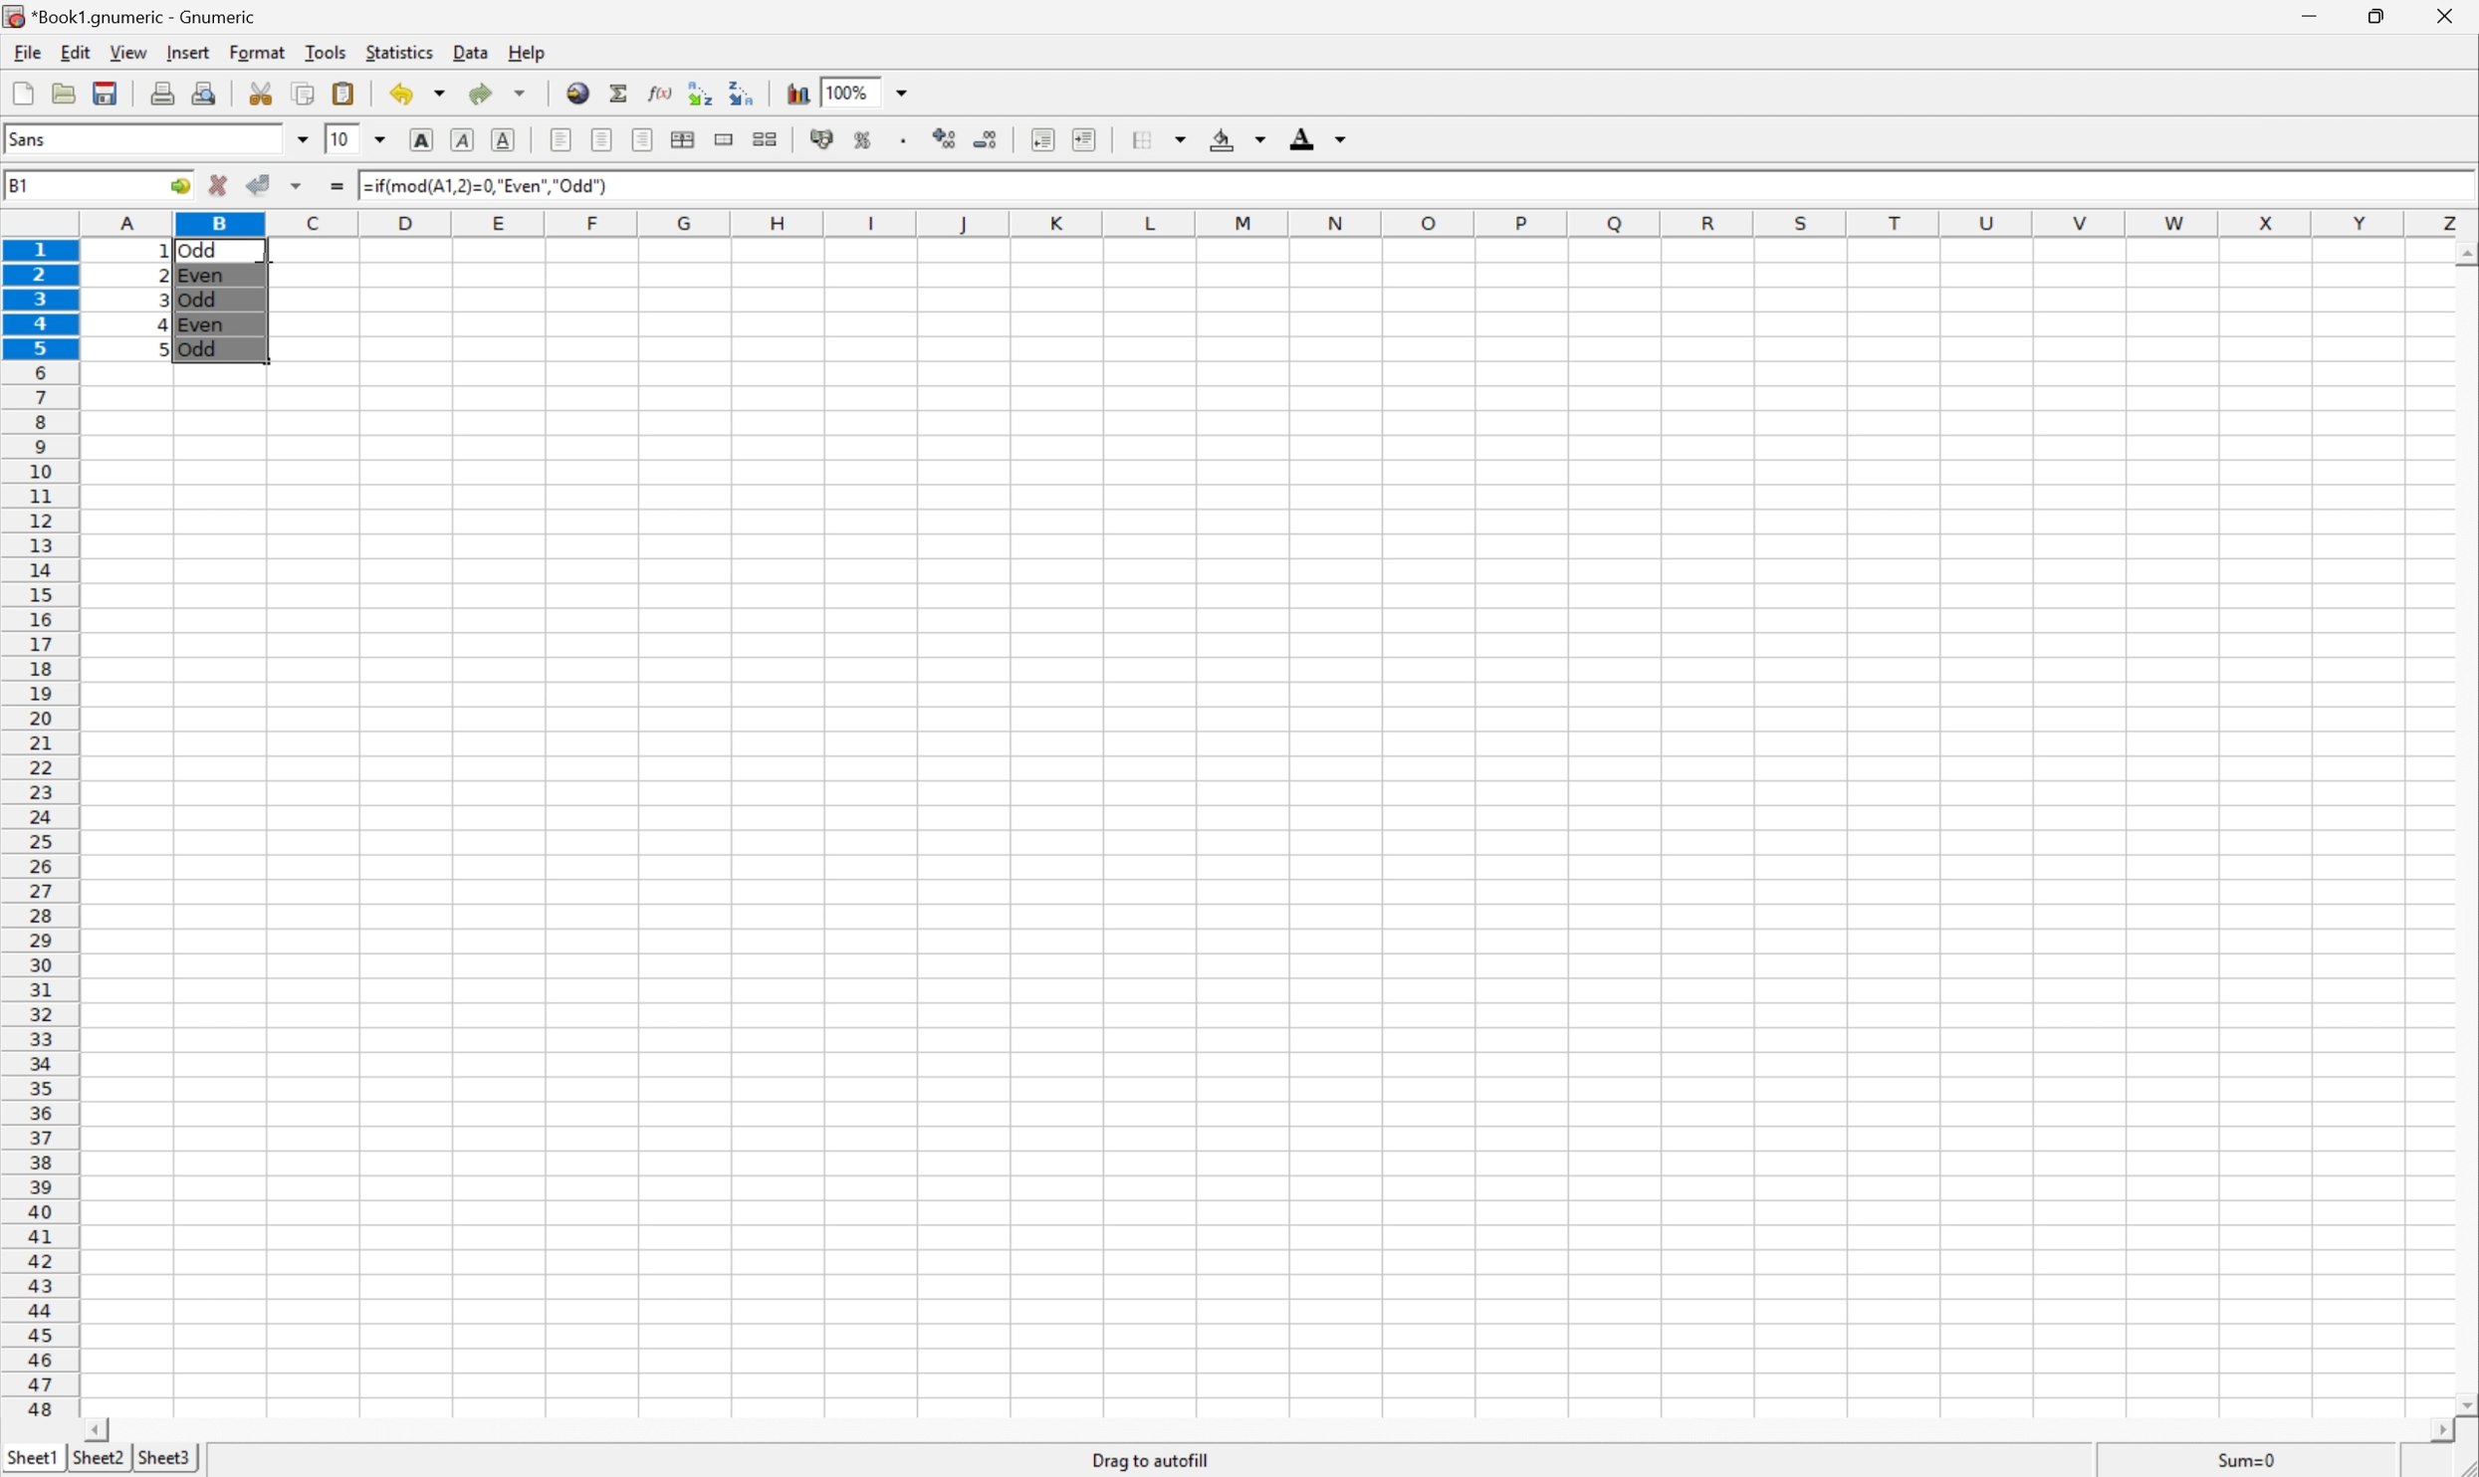 This screenshot has width=2479, height=1477. Describe the element at coordinates (492, 188) in the screenshot. I see `=IF(MOD(A1,2)=0,"Even","Odd")` at that location.